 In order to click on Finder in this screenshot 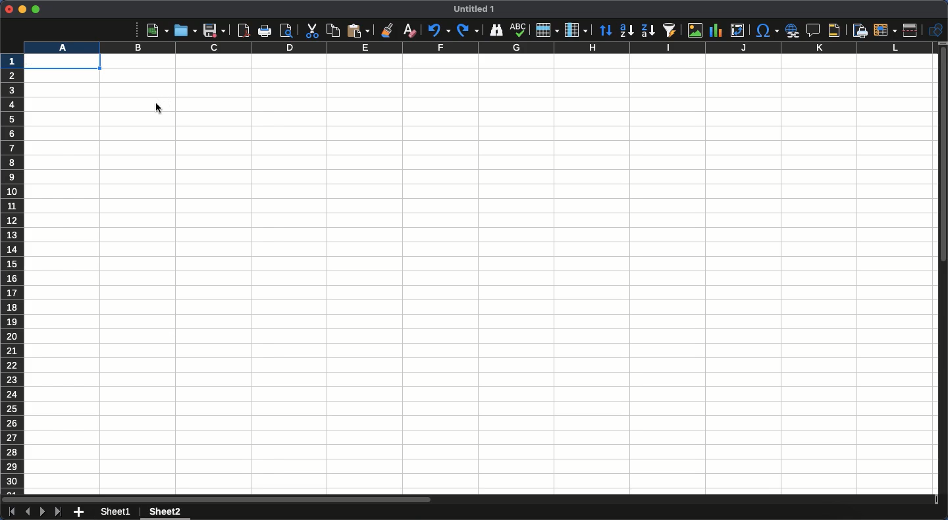, I will do `click(494, 30)`.